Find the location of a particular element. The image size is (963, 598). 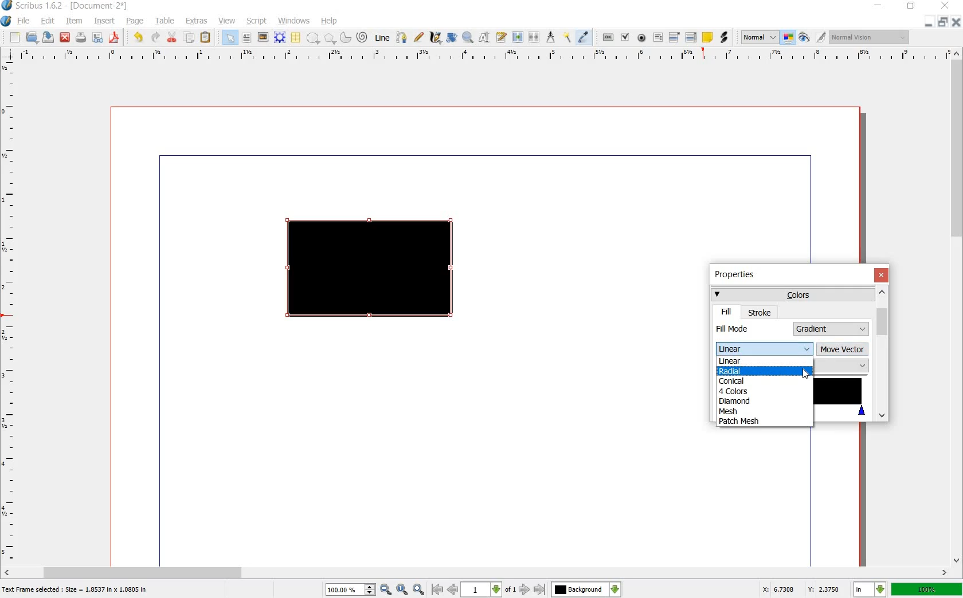

calligraphic line is located at coordinates (435, 37).